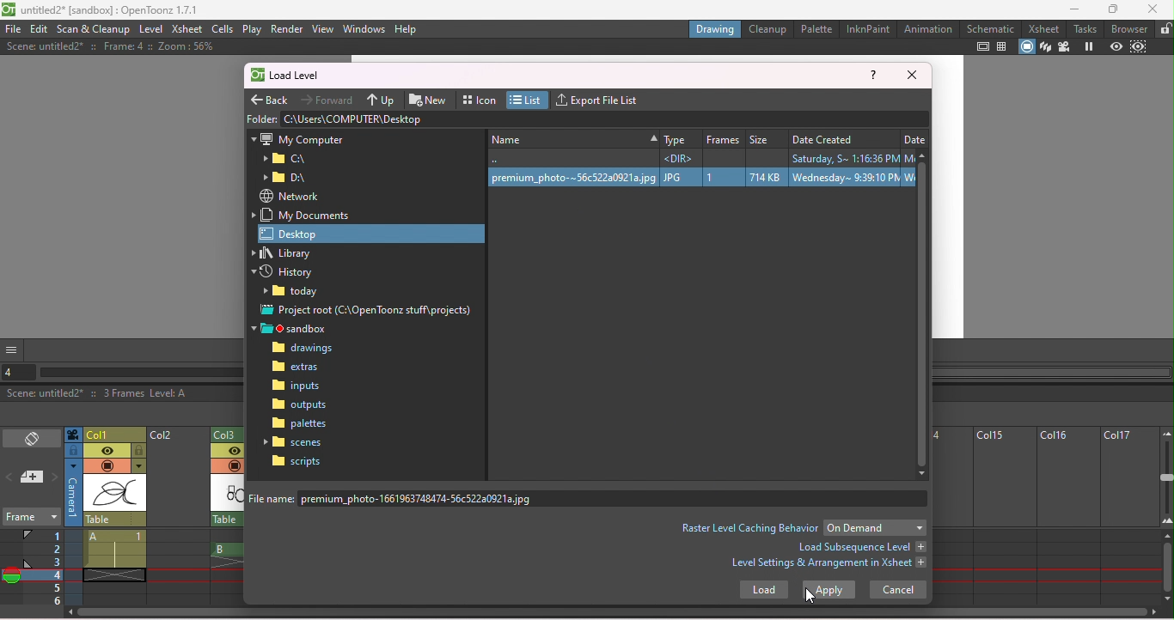  Describe the element at coordinates (1005, 46) in the screenshot. I see `Field guide` at that location.